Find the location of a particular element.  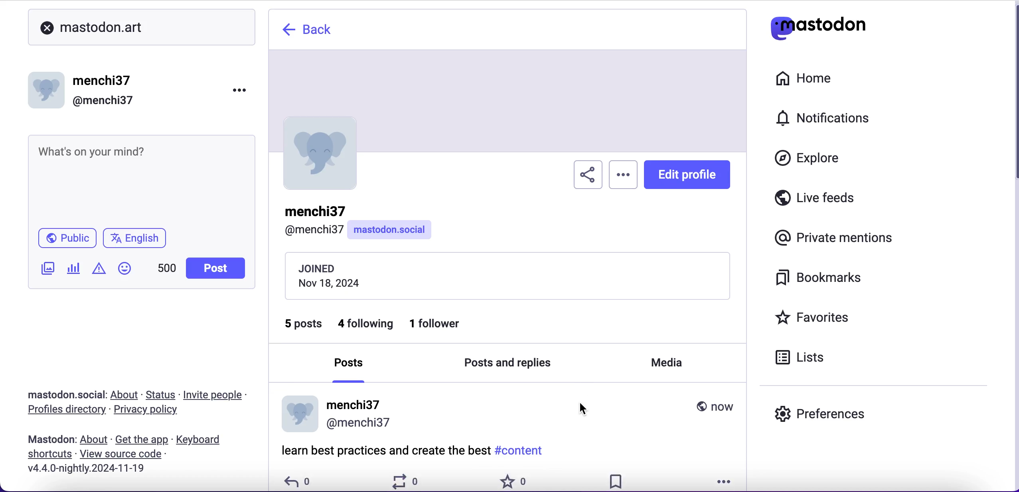

status is located at coordinates (161, 395).